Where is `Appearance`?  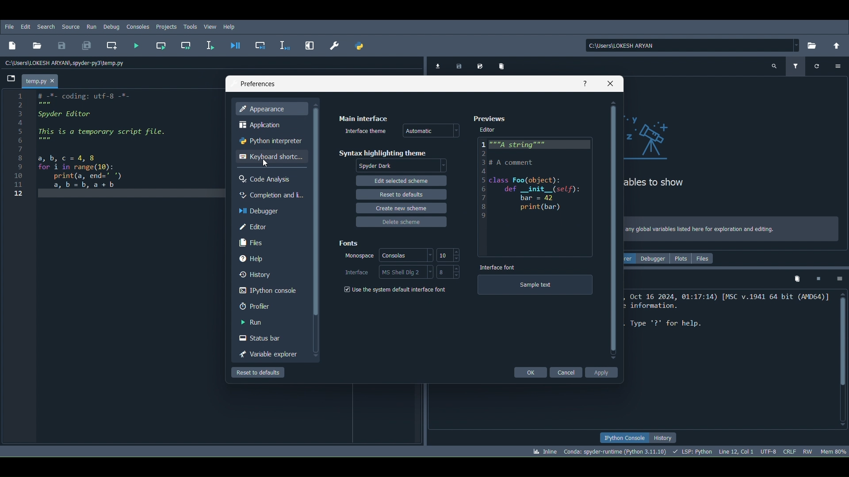
Appearance is located at coordinates (270, 107).